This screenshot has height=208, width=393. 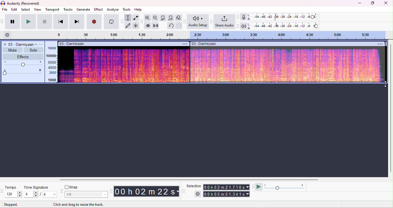 What do you see at coordinates (156, 18) in the screenshot?
I see `zoom out` at bounding box center [156, 18].